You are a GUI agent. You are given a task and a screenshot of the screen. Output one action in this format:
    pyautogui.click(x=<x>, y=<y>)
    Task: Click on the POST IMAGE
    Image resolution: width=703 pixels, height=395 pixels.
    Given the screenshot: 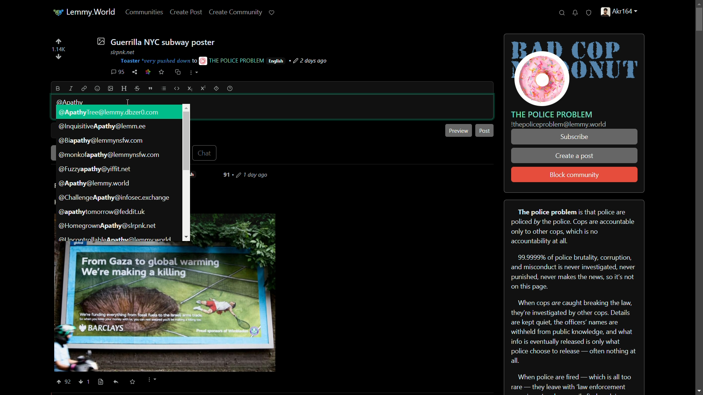 What is the action you would take?
    pyautogui.click(x=164, y=307)
    